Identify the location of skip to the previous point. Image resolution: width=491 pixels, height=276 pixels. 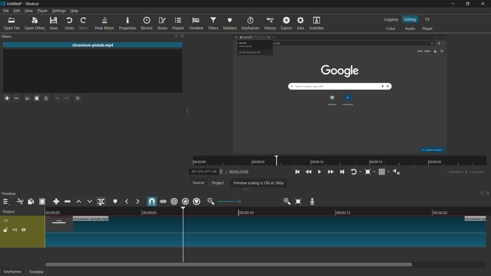
(297, 172).